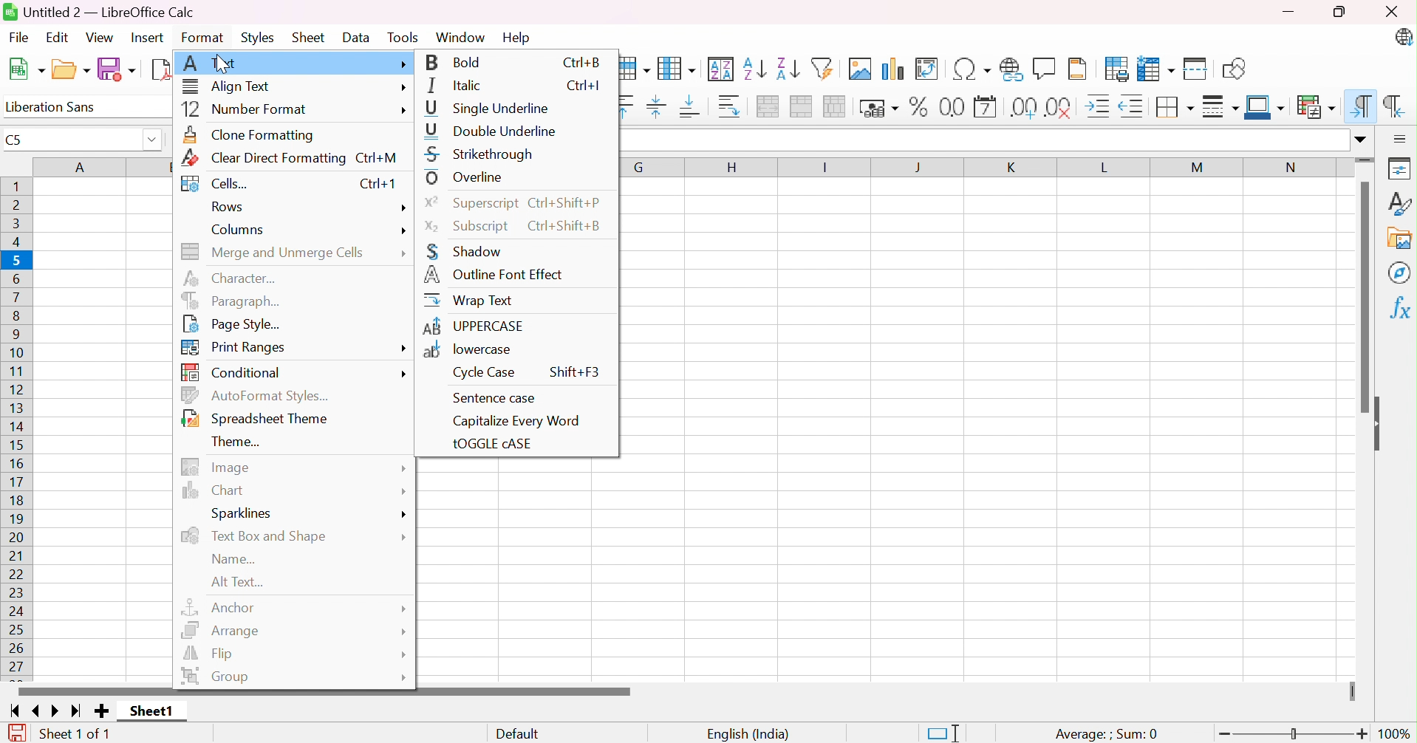  Describe the element at coordinates (25, 69) in the screenshot. I see `New` at that location.